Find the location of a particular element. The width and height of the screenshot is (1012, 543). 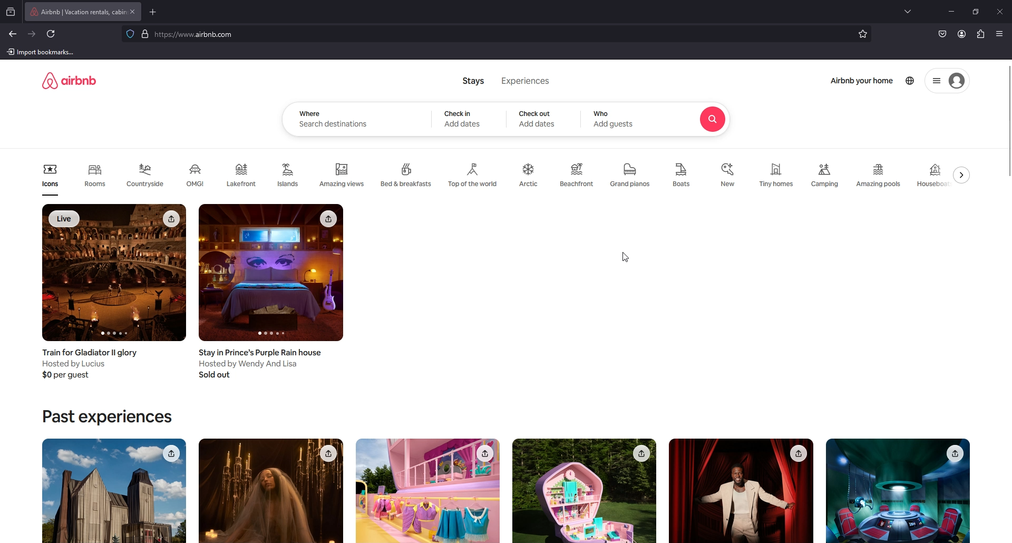

Icons is located at coordinates (50, 179).